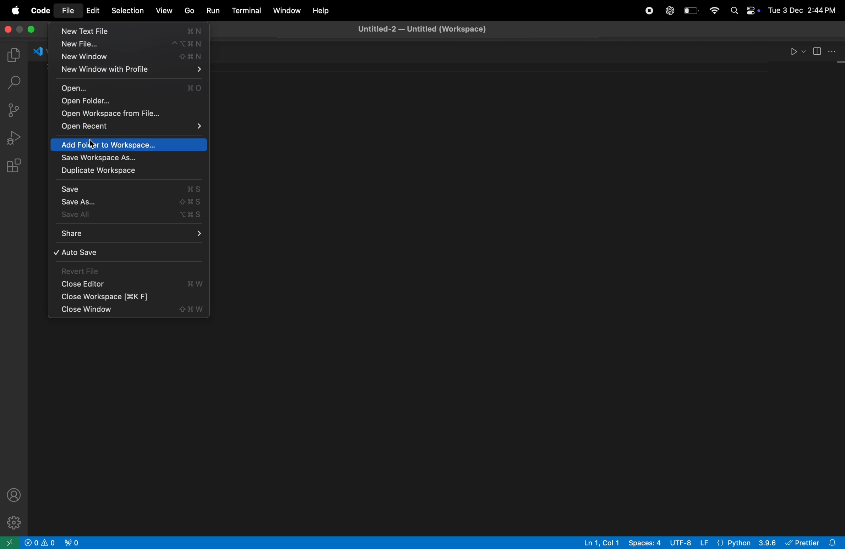  I want to click on terminal, so click(245, 10).